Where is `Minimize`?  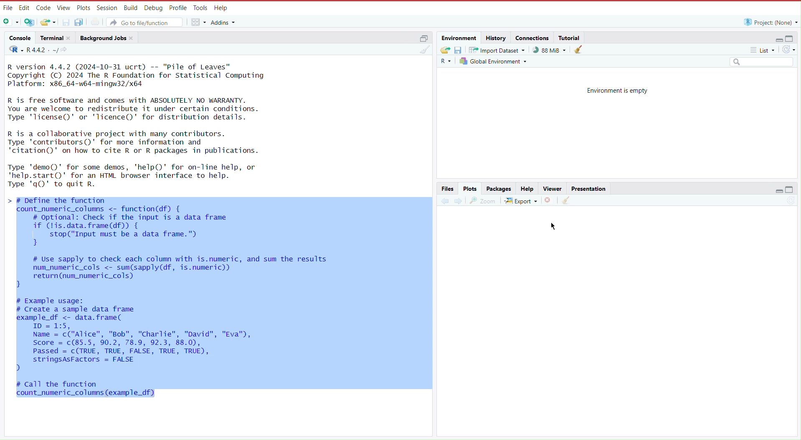
Minimize is located at coordinates (776, 40).